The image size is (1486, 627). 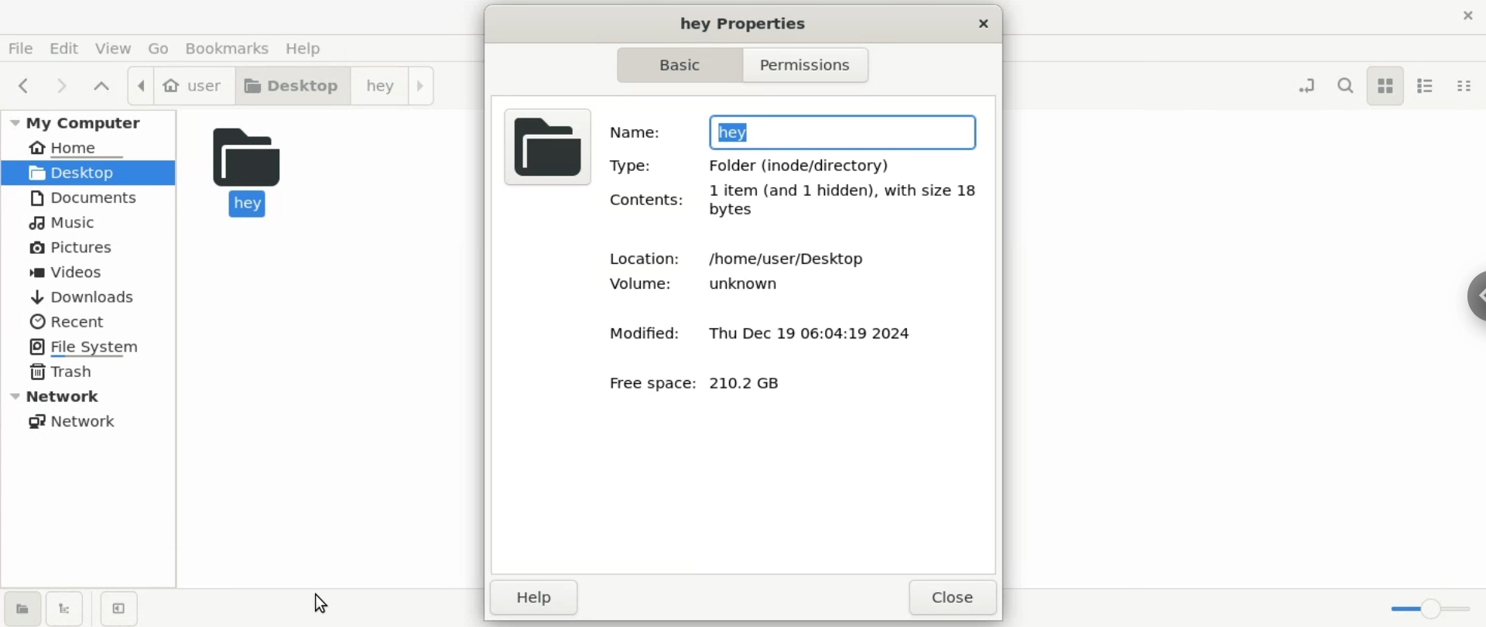 I want to click on my computer, so click(x=88, y=122).